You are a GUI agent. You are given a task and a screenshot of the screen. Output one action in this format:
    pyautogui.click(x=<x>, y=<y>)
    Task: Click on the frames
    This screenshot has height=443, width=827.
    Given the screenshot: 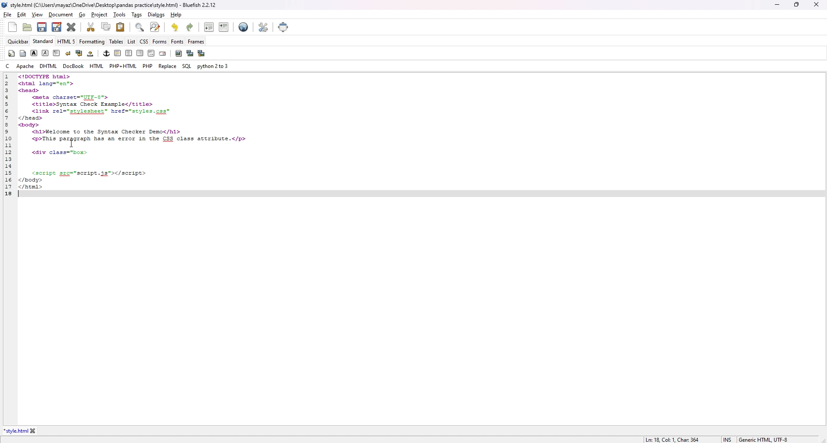 What is the action you would take?
    pyautogui.click(x=199, y=42)
    